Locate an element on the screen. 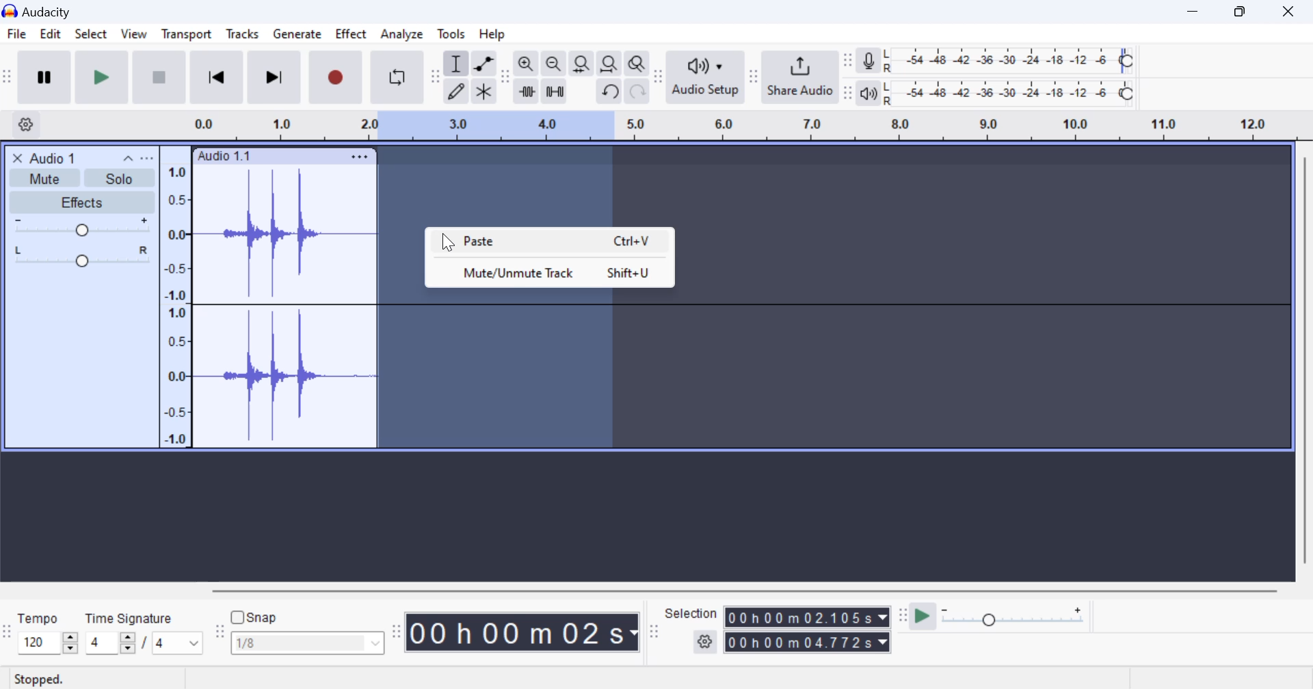 The height and width of the screenshot is (689, 1313). Volume is located at coordinates (79, 227).